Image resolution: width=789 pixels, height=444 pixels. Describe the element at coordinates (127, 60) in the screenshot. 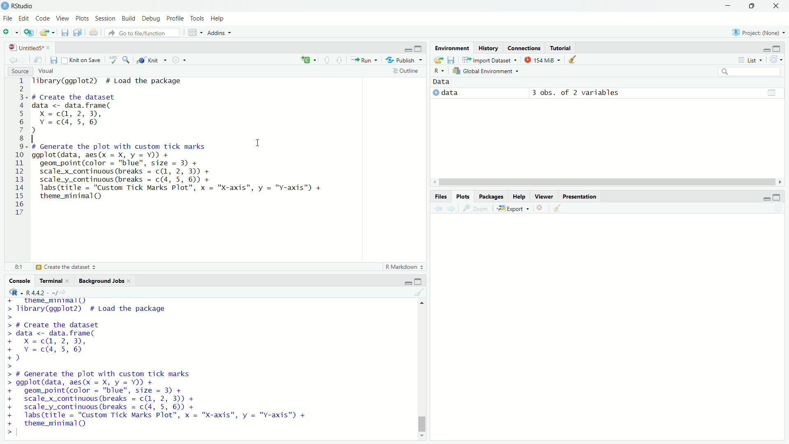

I see `find/replace` at that location.